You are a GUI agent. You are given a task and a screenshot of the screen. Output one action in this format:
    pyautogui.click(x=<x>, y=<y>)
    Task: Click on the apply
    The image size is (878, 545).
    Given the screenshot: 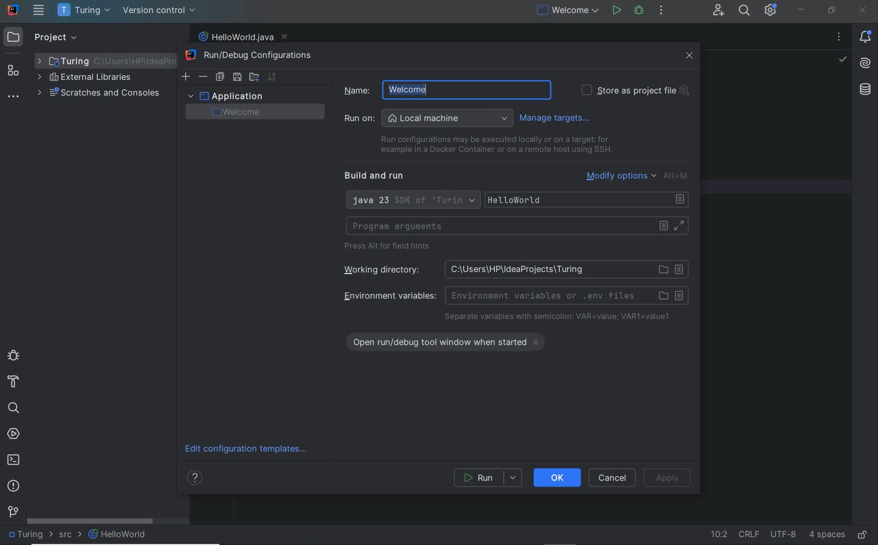 What is the action you would take?
    pyautogui.click(x=669, y=478)
    